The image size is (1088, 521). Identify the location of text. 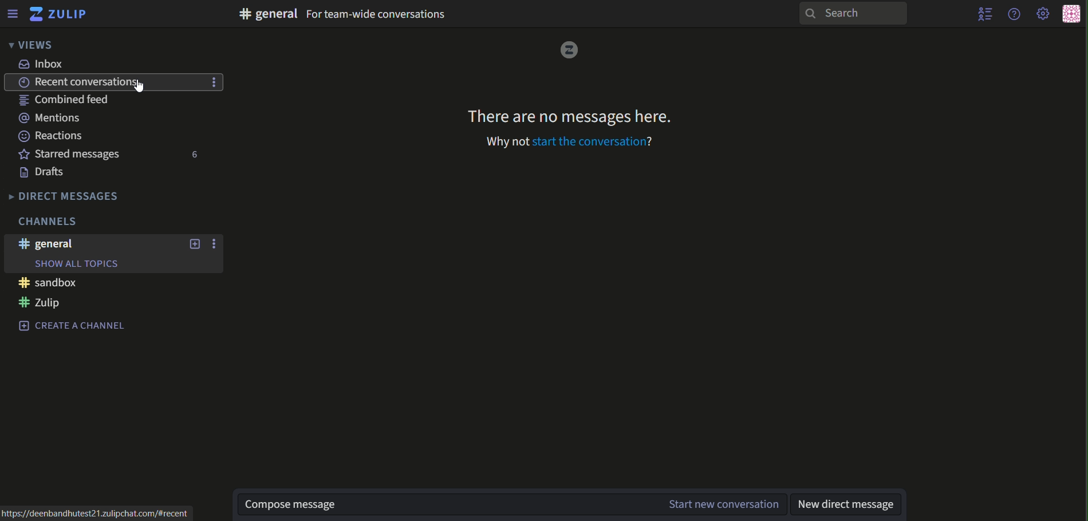
(52, 136).